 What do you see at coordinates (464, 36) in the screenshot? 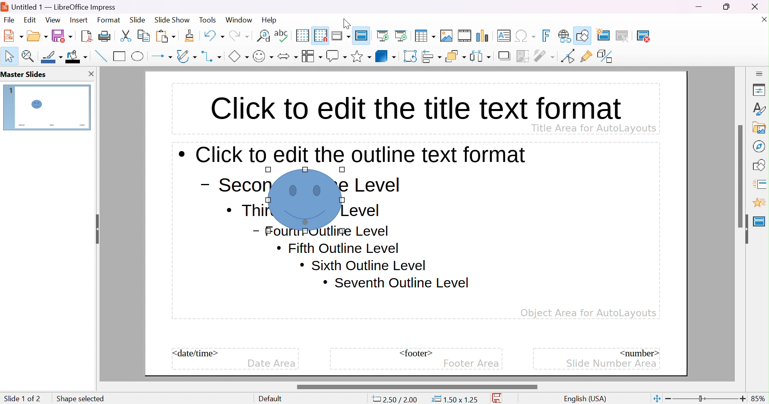
I see `insert audio or video` at bounding box center [464, 36].